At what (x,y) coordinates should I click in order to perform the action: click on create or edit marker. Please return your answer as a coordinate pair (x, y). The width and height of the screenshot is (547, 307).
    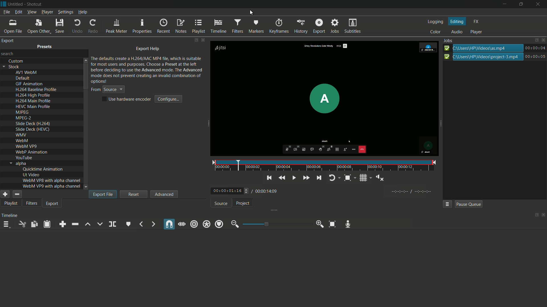
    Looking at the image, I should click on (129, 224).